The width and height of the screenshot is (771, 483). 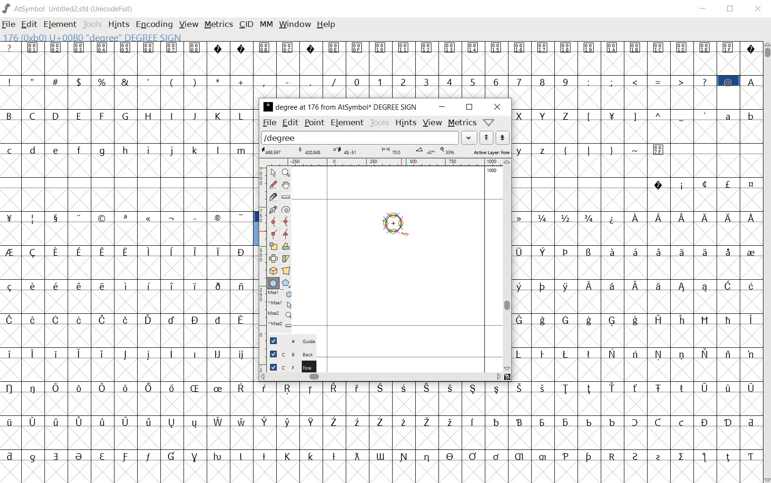 What do you see at coordinates (126, 267) in the screenshot?
I see `empty glyph slots` at bounding box center [126, 267].